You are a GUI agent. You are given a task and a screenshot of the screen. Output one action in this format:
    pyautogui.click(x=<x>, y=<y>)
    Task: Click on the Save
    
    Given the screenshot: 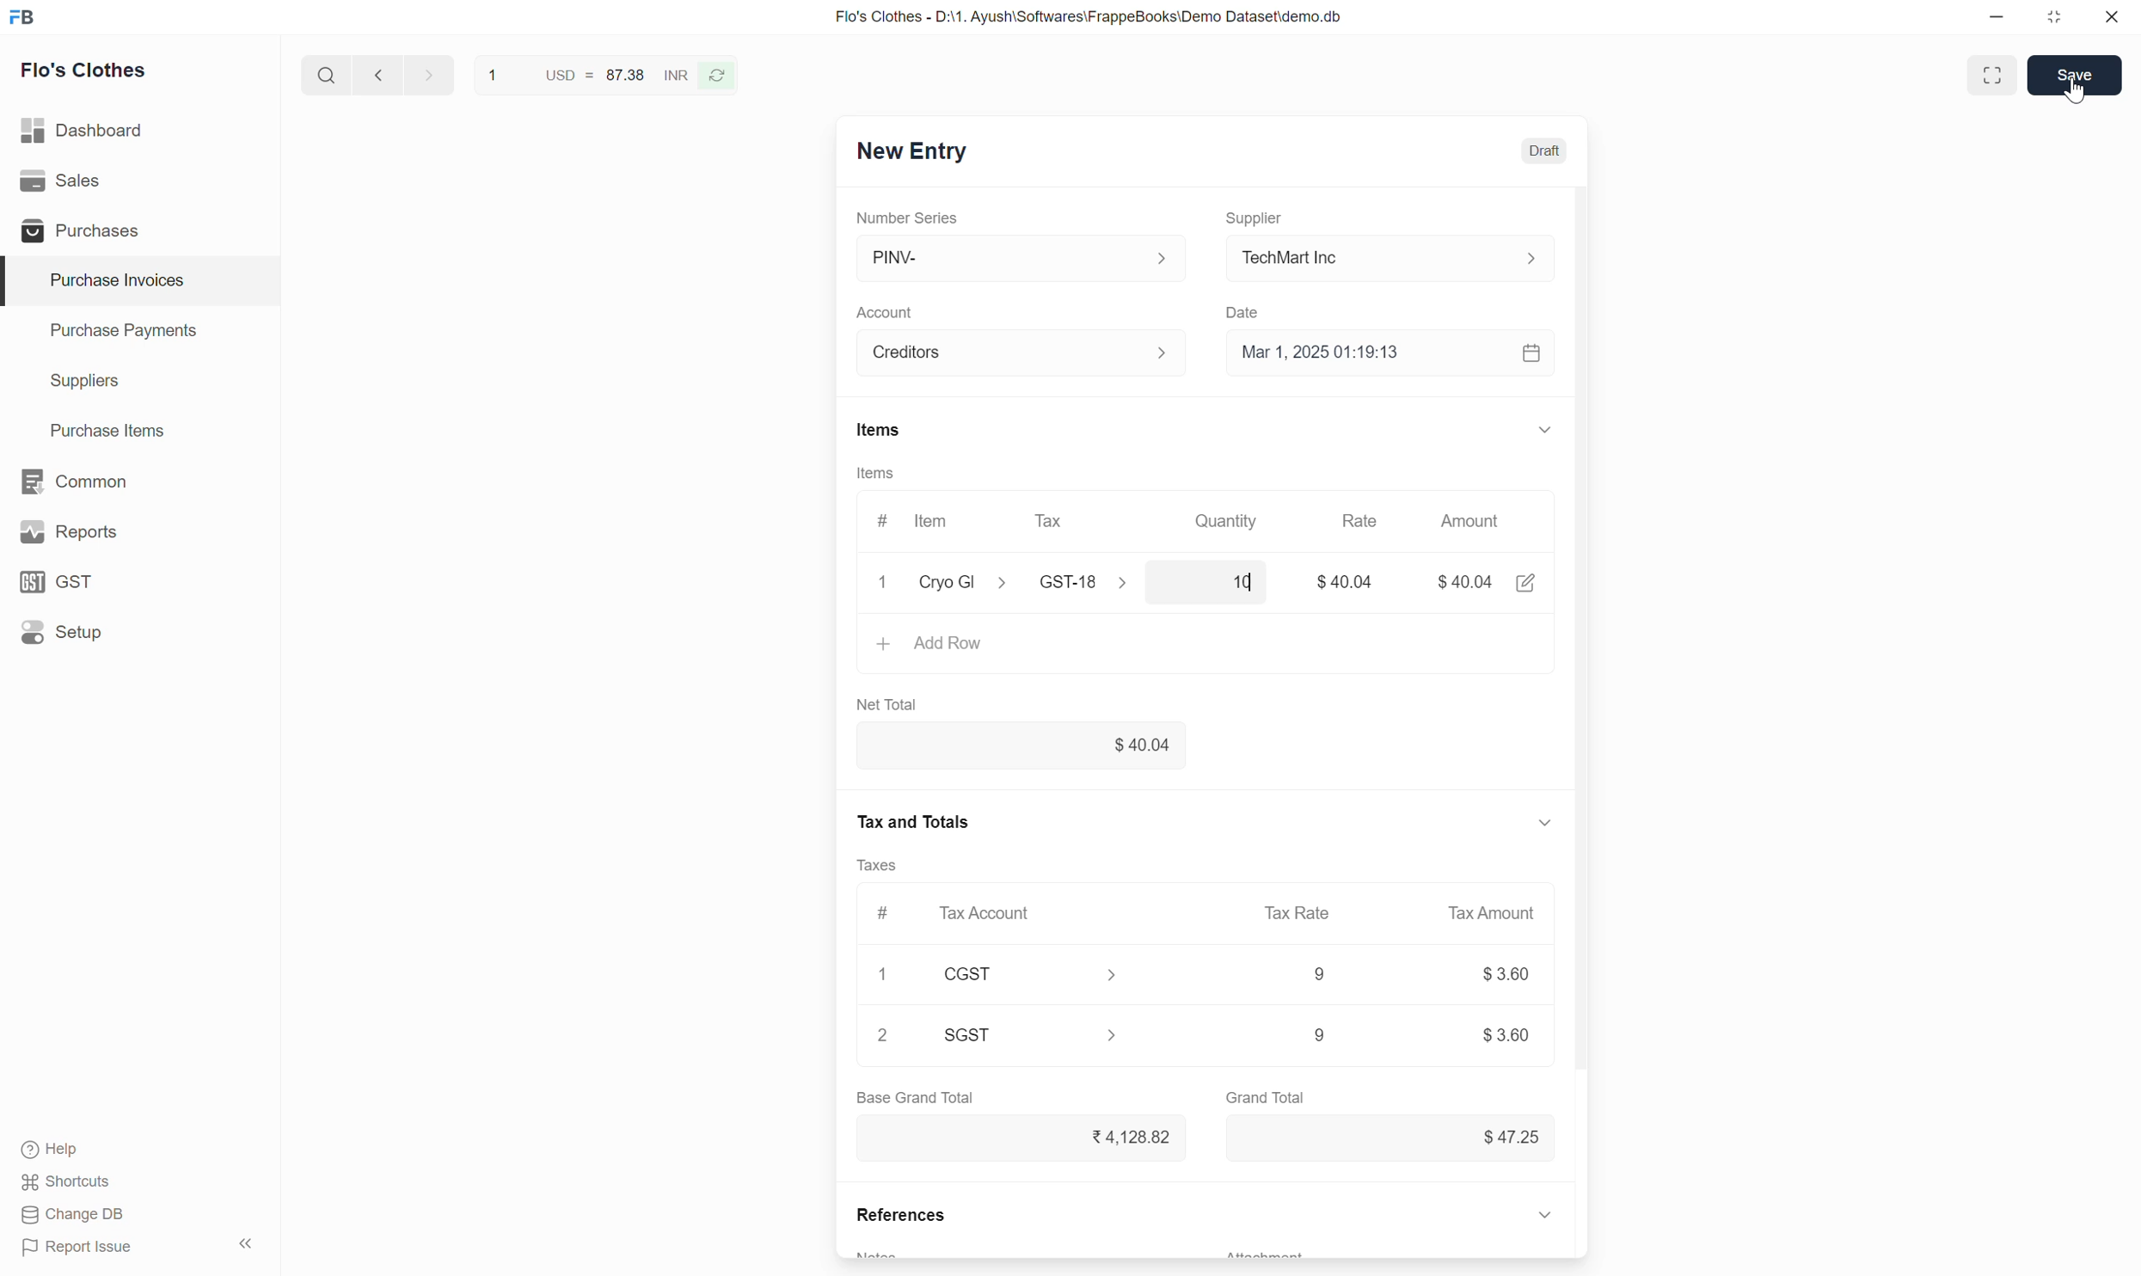 What is the action you would take?
    pyautogui.click(x=2073, y=74)
    